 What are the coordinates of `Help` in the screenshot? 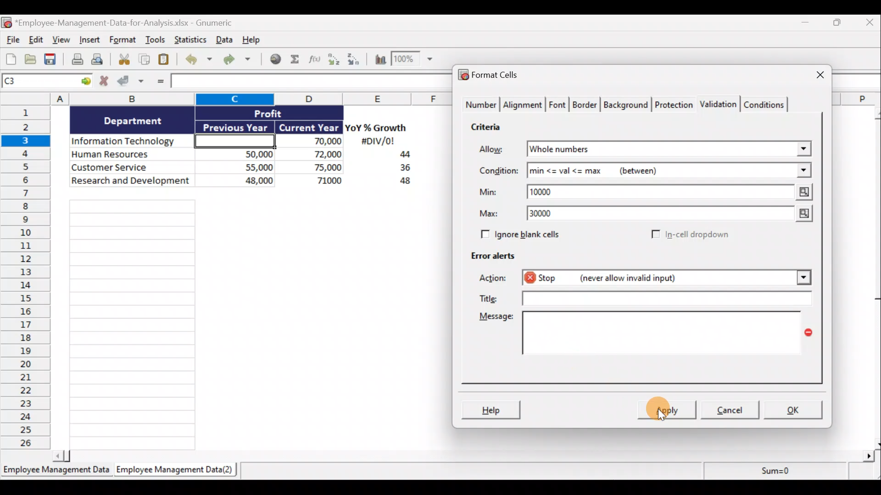 It's located at (254, 39).